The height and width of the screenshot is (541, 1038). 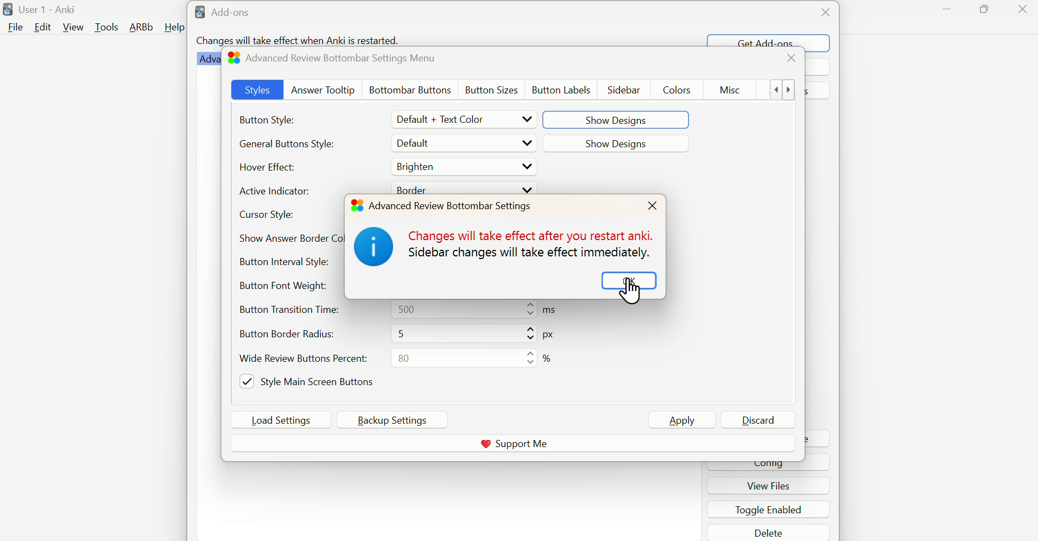 I want to click on Wide Review Button Percent, so click(x=303, y=357).